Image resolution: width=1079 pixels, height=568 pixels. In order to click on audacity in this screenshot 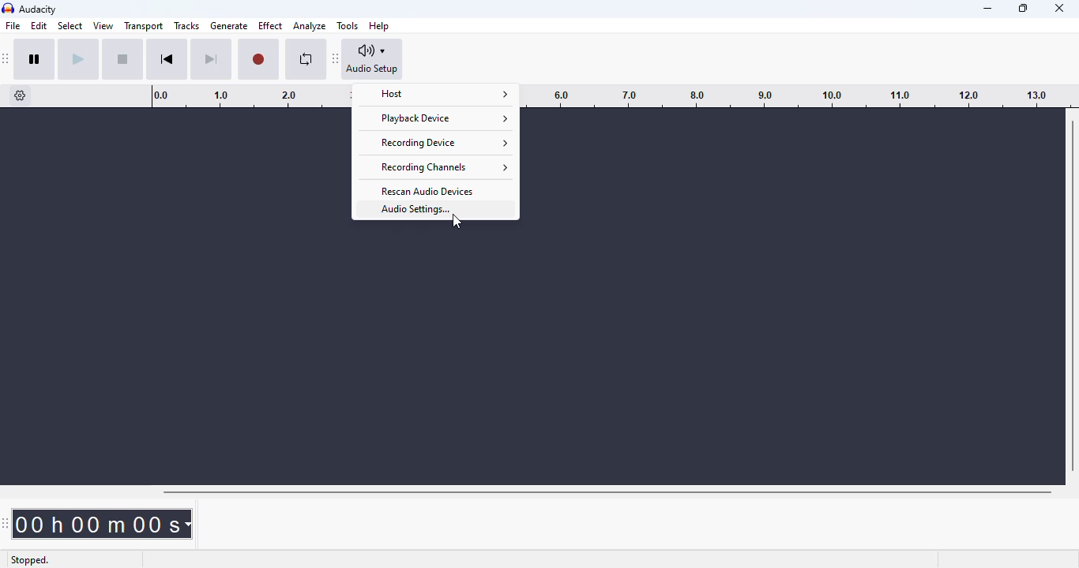, I will do `click(39, 9)`.